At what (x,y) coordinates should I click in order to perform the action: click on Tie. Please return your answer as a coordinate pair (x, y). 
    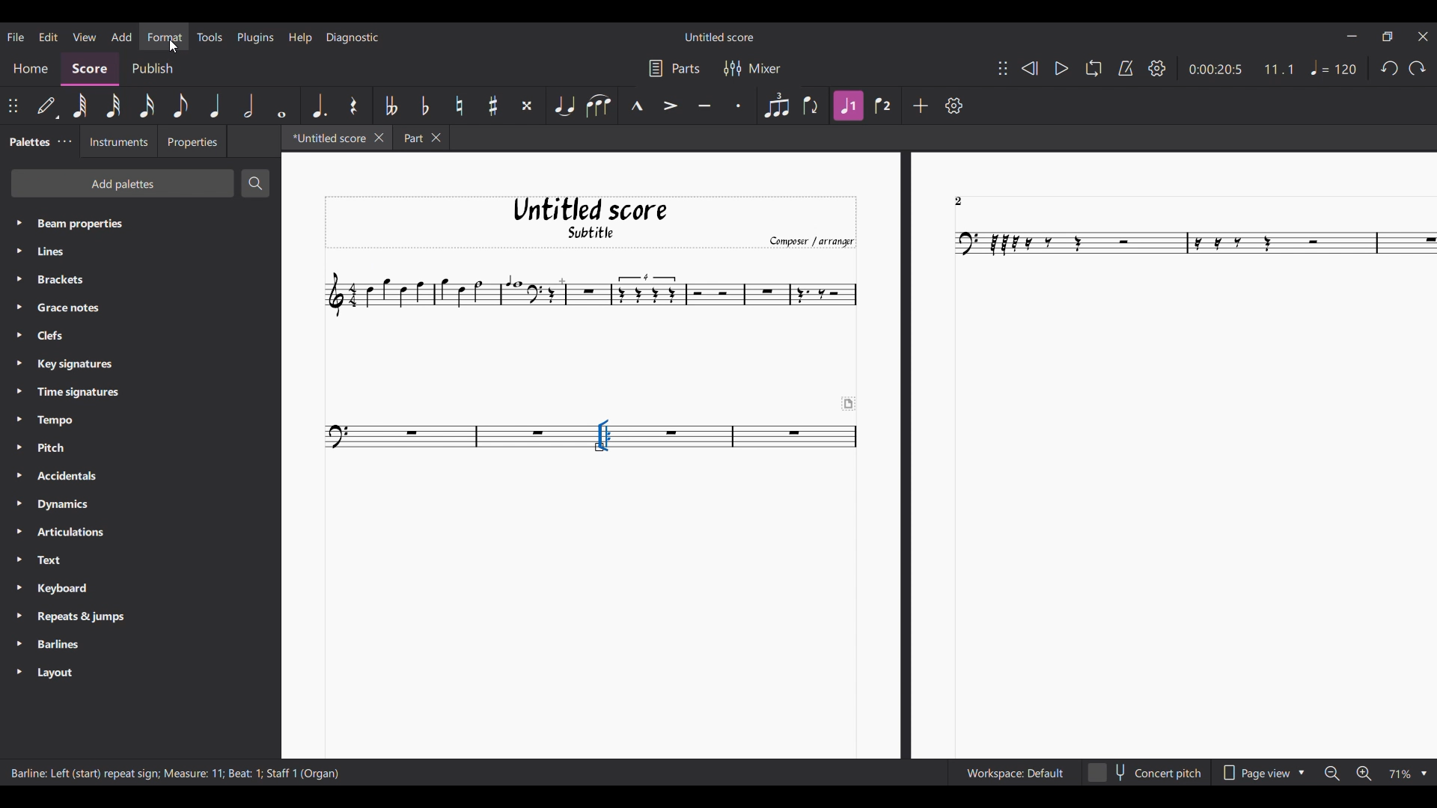
    Looking at the image, I should click on (564, 105).